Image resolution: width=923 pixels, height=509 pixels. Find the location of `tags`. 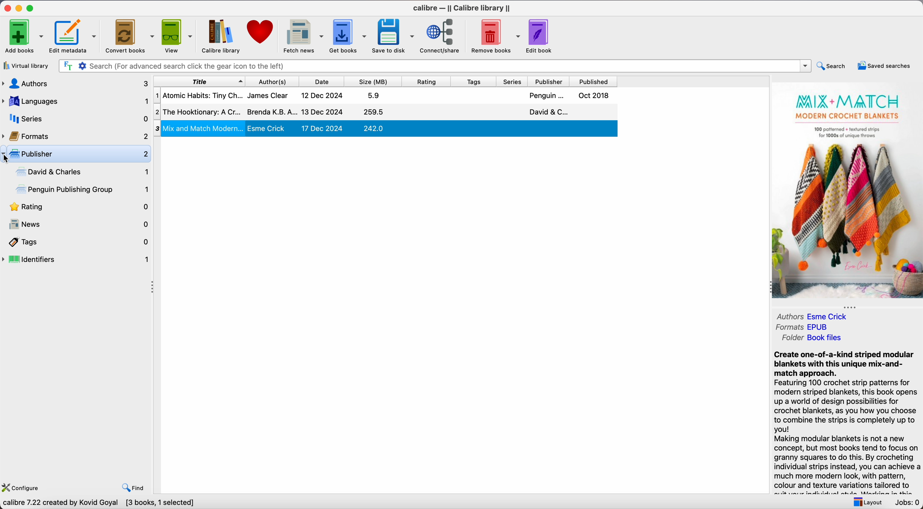

tags is located at coordinates (475, 81).